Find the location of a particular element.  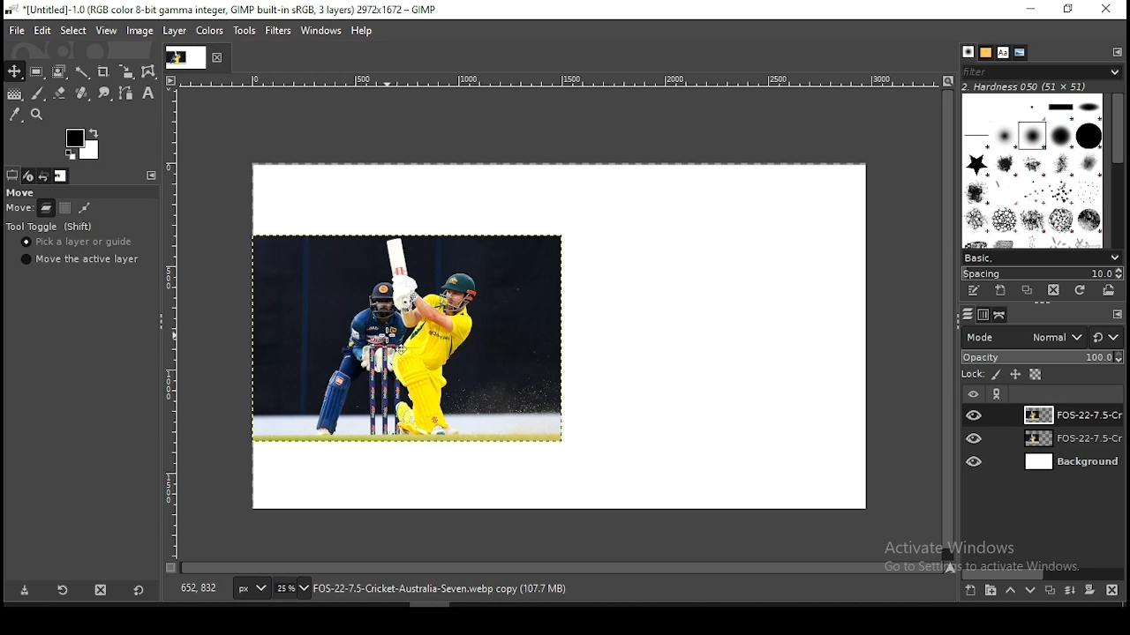

select is located at coordinates (74, 32).